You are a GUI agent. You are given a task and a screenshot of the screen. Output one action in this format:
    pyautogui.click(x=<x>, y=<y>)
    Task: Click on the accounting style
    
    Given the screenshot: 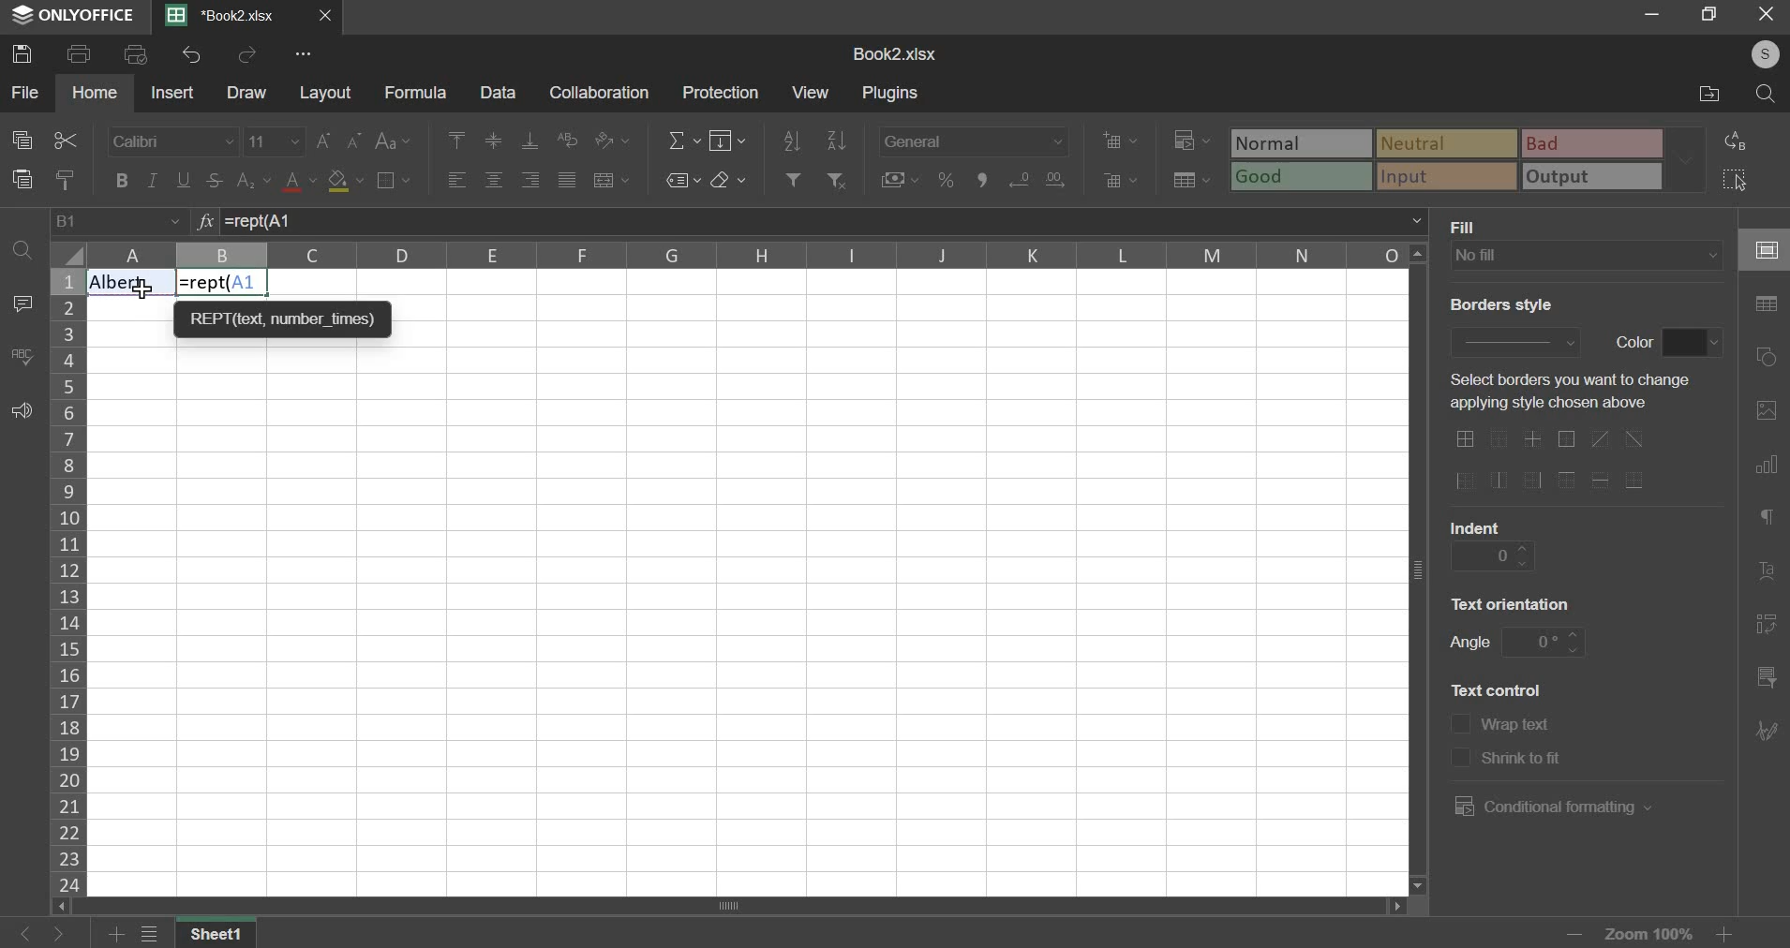 What is the action you would take?
    pyautogui.click(x=899, y=178)
    